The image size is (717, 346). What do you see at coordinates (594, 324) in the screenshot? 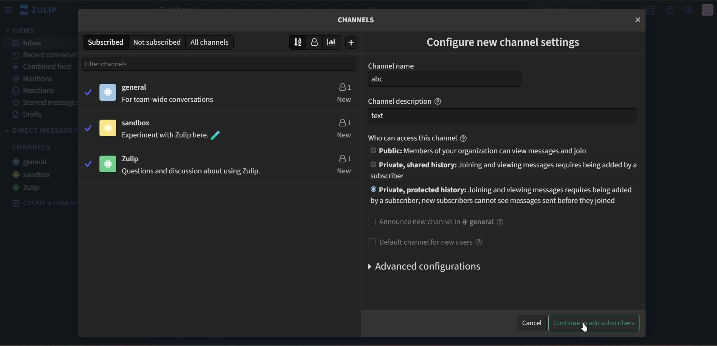
I see `continue to add subscription` at bounding box center [594, 324].